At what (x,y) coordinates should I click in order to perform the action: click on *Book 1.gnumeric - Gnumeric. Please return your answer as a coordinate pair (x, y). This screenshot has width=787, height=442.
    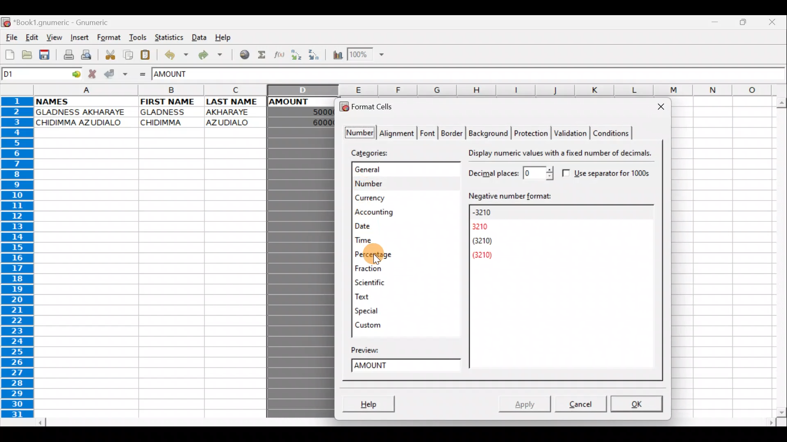
    Looking at the image, I should click on (67, 23).